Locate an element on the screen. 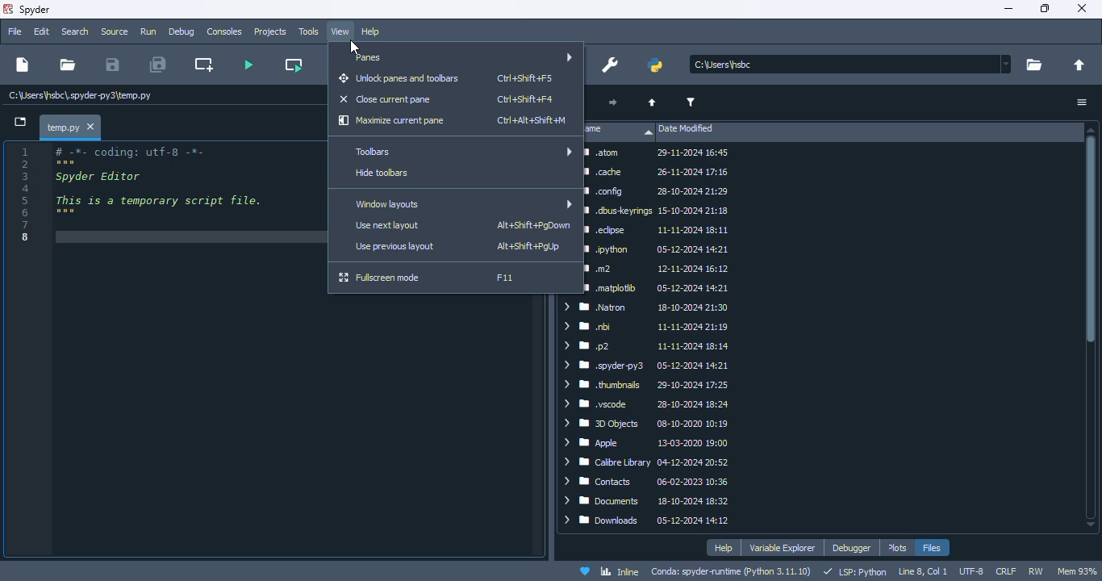  tools is located at coordinates (308, 31).